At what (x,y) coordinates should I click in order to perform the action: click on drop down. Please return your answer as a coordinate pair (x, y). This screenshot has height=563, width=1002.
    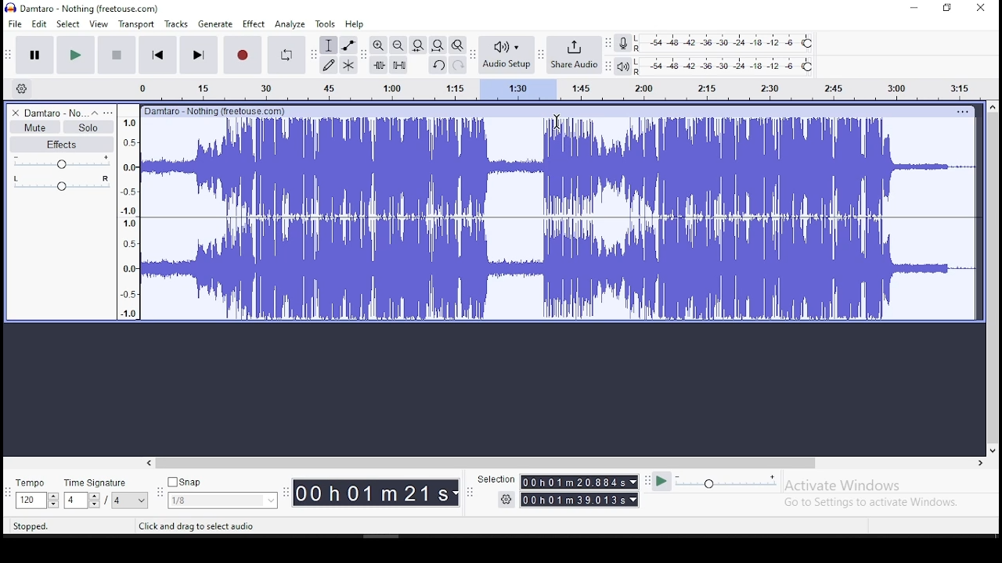
    Looking at the image, I should click on (456, 493).